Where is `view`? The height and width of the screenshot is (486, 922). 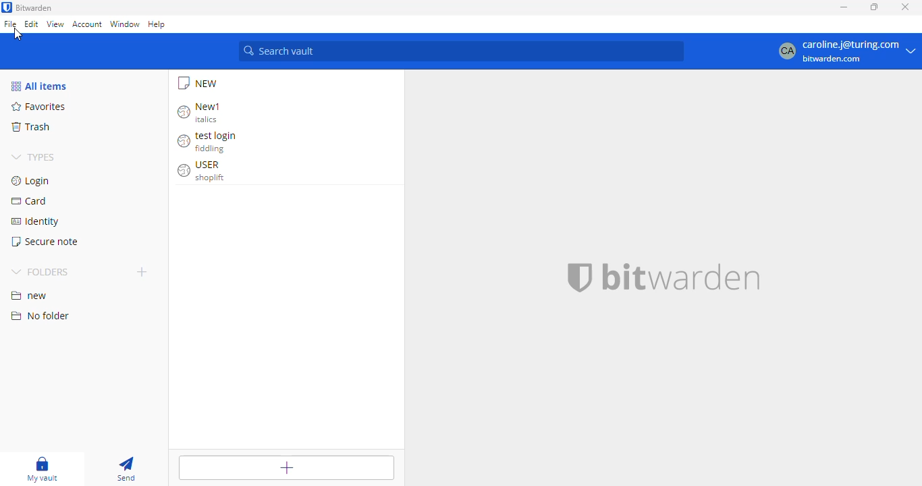 view is located at coordinates (56, 24).